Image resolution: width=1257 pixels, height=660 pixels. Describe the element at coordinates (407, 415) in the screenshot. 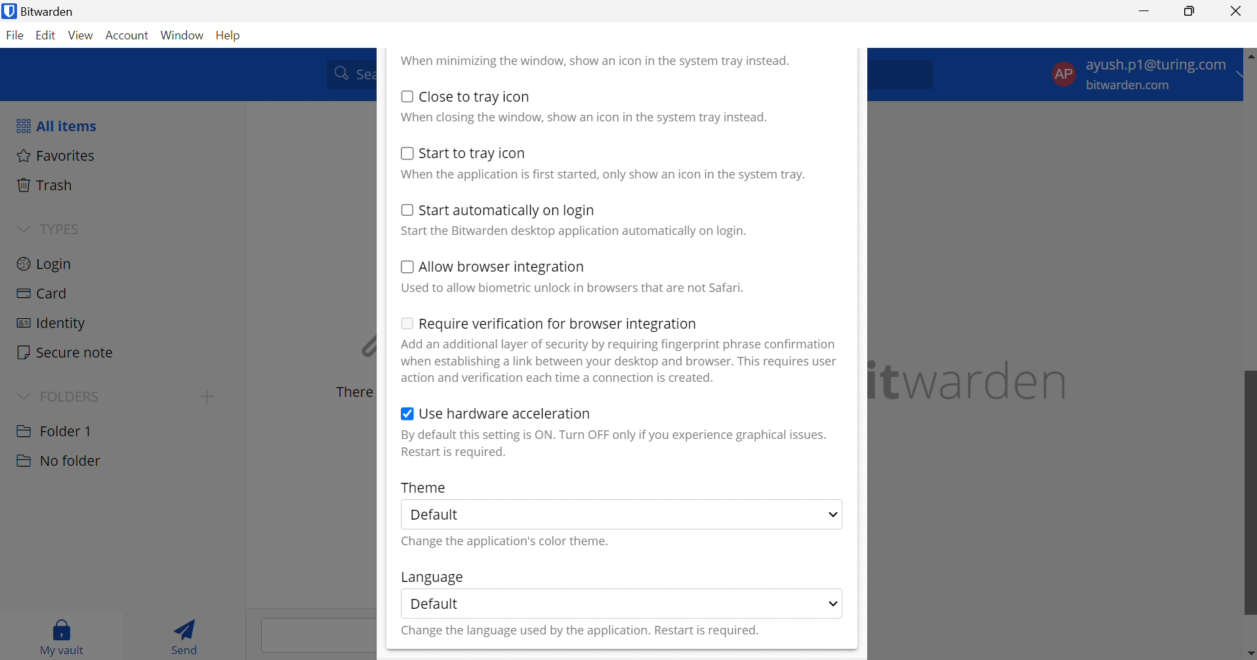

I see `Checkbox` at that location.